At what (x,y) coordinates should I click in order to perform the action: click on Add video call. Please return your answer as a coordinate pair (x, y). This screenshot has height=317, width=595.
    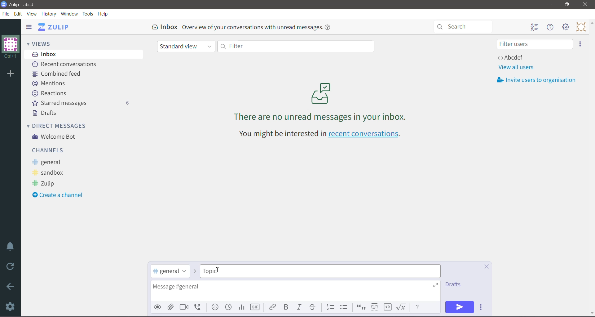
    Looking at the image, I should click on (183, 307).